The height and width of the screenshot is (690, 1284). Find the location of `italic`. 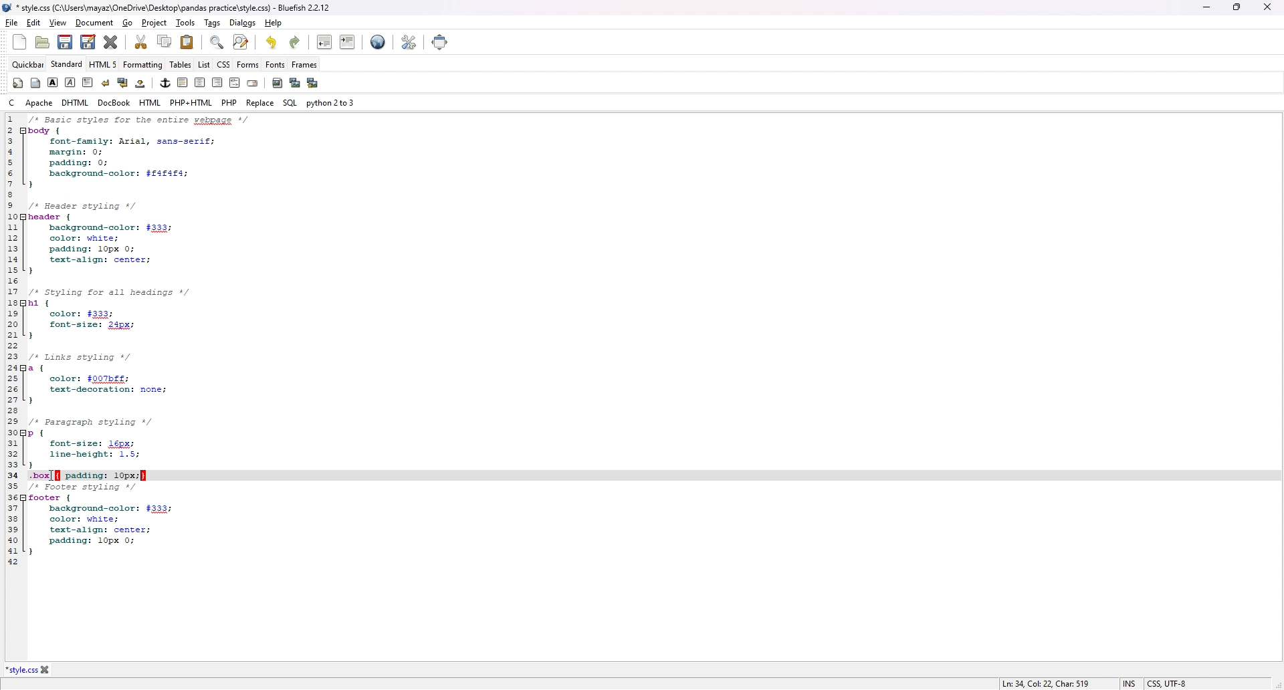

italic is located at coordinates (71, 81).